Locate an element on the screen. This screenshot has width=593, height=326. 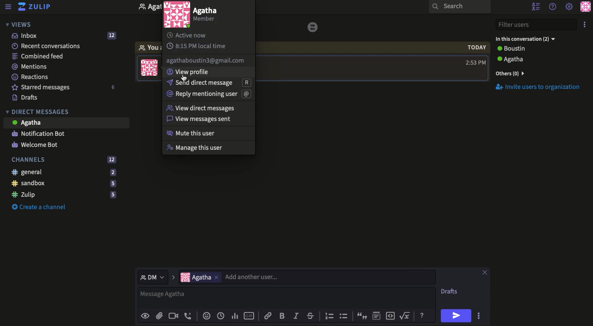
cursor is located at coordinates (184, 78).